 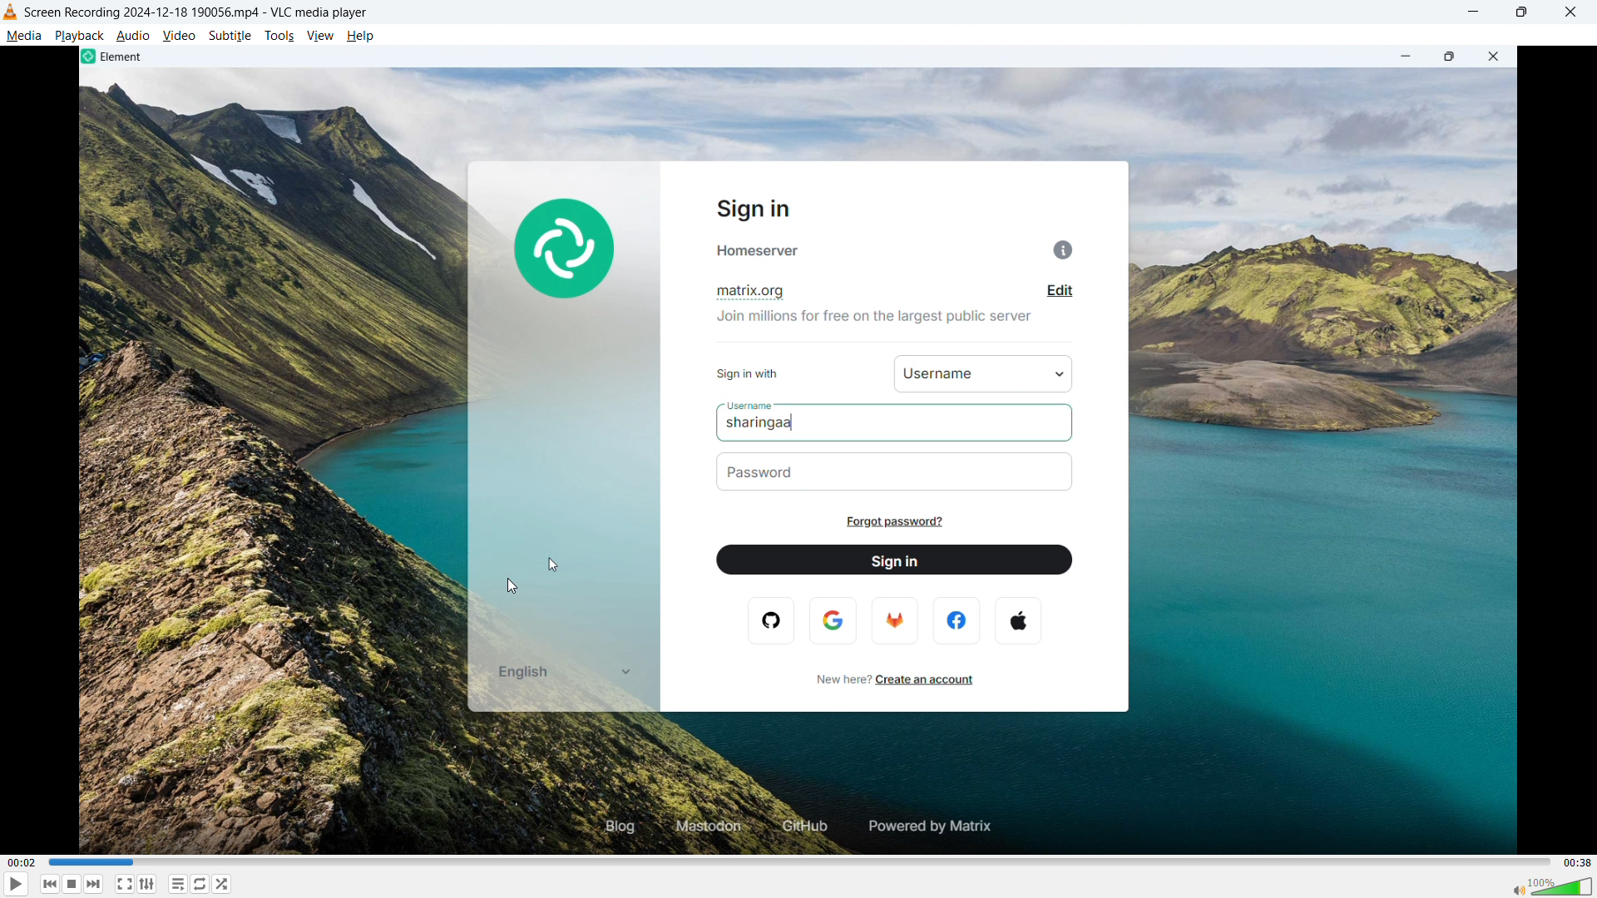 What do you see at coordinates (936, 825) in the screenshot?
I see `Powered by Matrix` at bounding box center [936, 825].